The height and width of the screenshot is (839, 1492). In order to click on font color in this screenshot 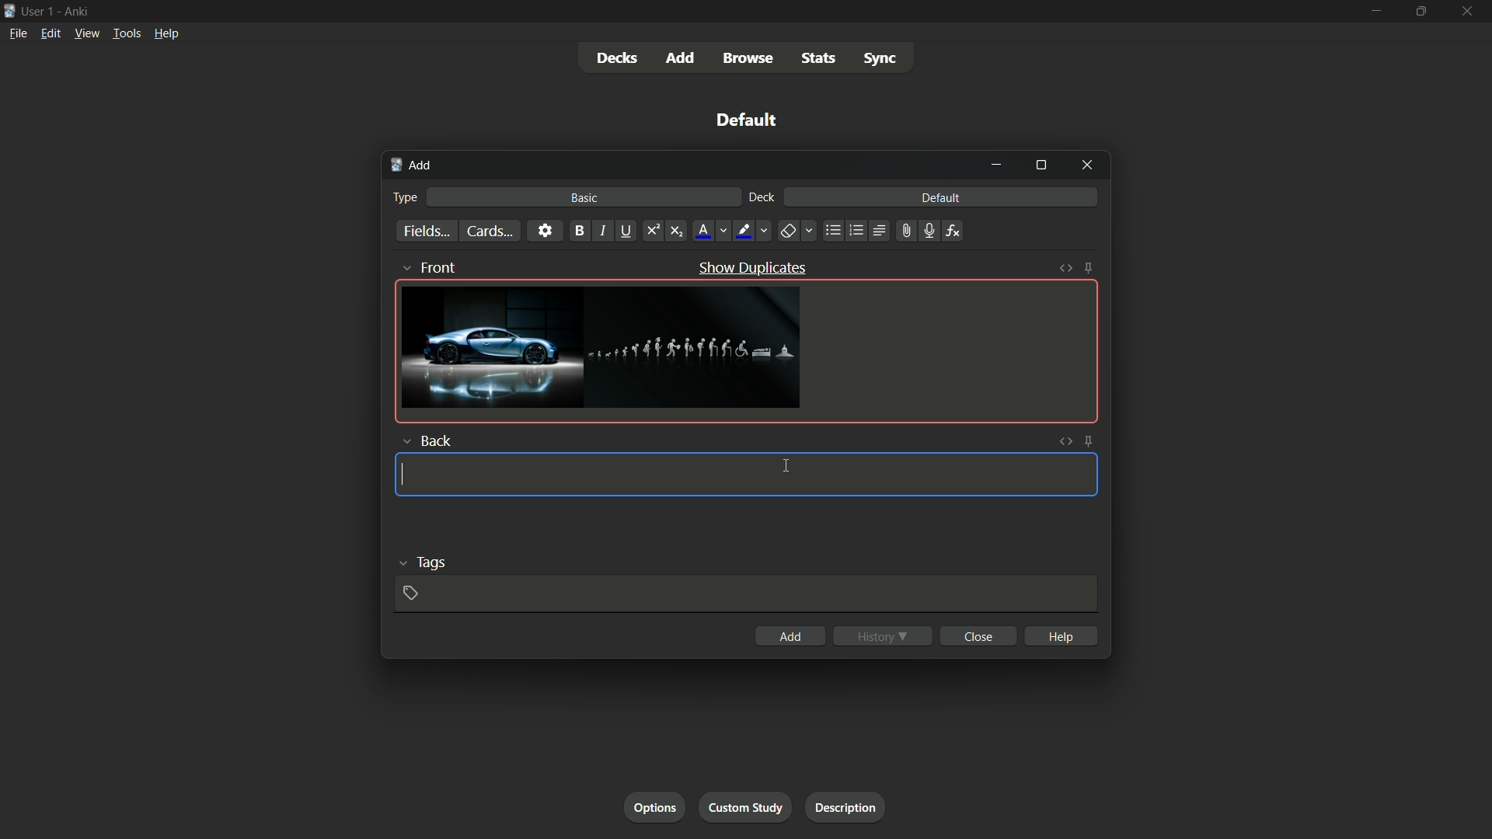, I will do `click(711, 230)`.